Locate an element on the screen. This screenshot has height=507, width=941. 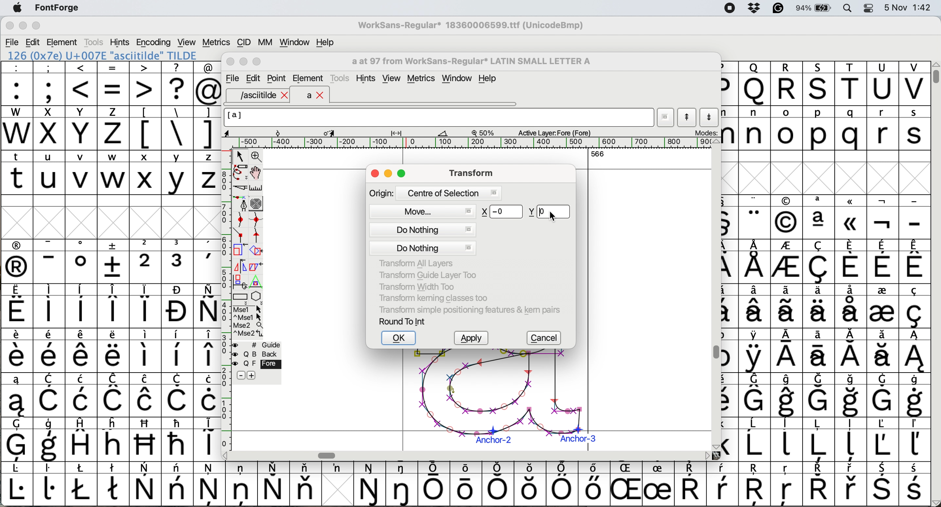
add a comer point is located at coordinates (241, 235).